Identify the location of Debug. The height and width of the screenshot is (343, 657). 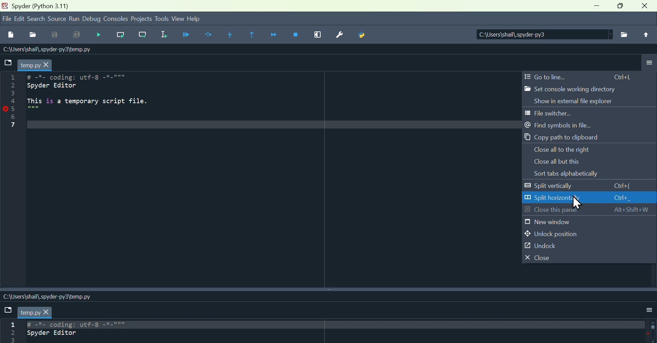
(93, 20).